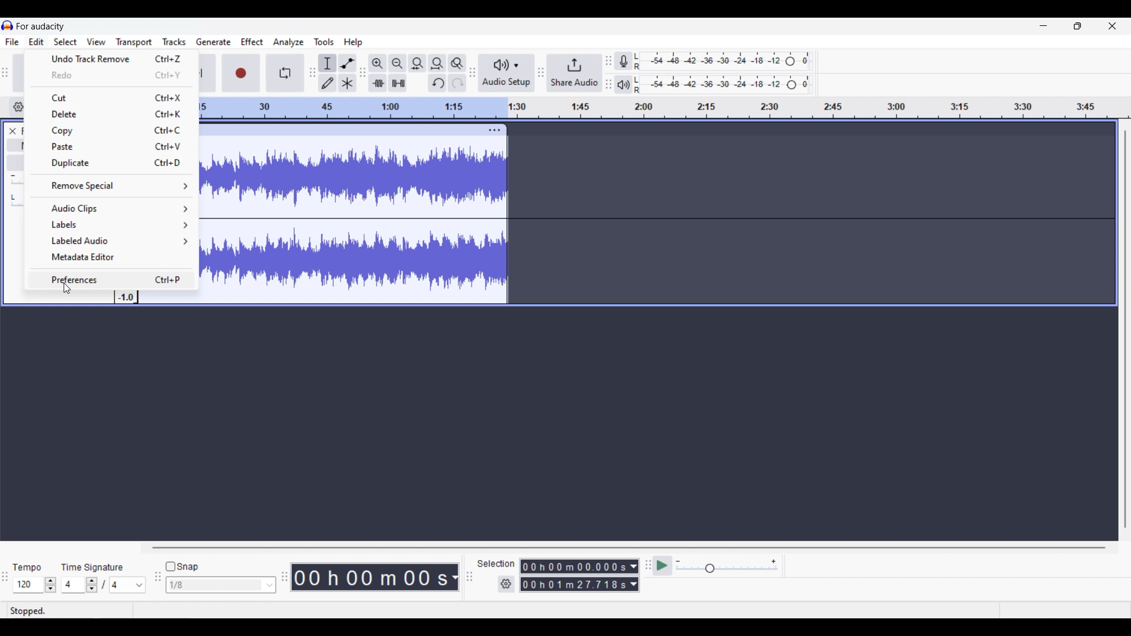 The height and width of the screenshot is (636, 1131). What do you see at coordinates (113, 257) in the screenshot?
I see `Metadata editor` at bounding box center [113, 257].